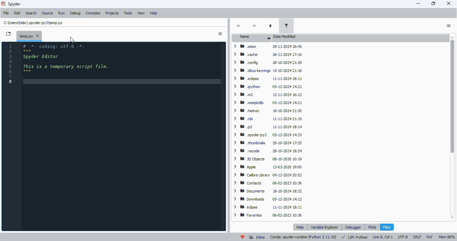  What do you see at coordinates (254, 26) in the screenshot?
I see `next` at bounding box center [254, 26].